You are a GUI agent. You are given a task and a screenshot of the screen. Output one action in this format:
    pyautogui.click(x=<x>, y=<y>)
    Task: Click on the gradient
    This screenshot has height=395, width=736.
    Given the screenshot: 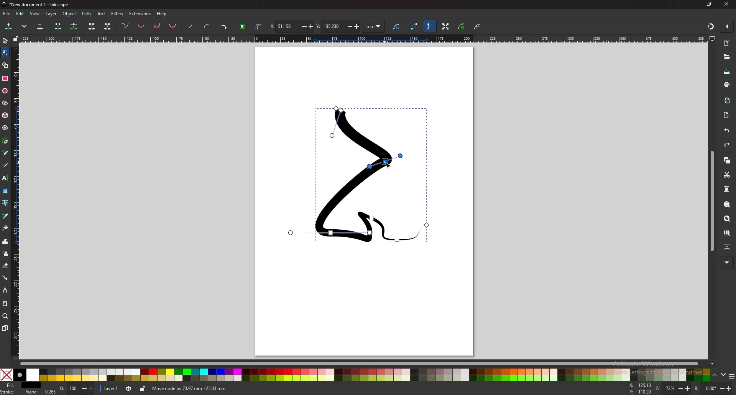 What is the action you would take?
    pyautogui.click(x=5, y=191)
    